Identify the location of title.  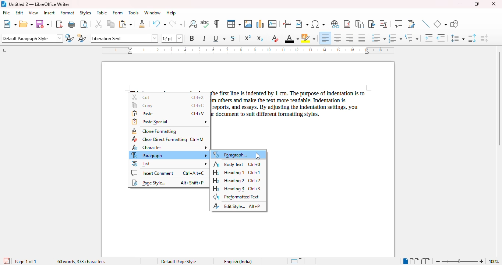
(39, 4).